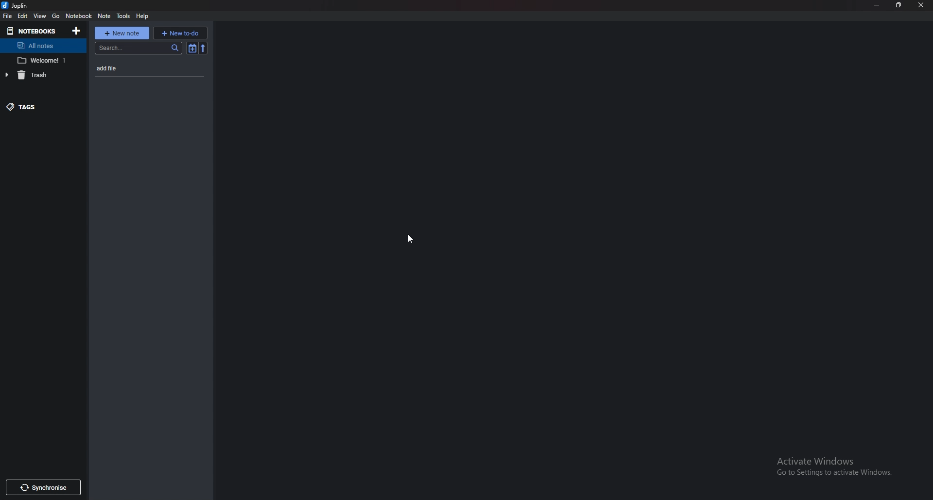  What do you see at coordinates (122, 33) in the screenshot?
I see `New note` at bounding box center [122, 33].